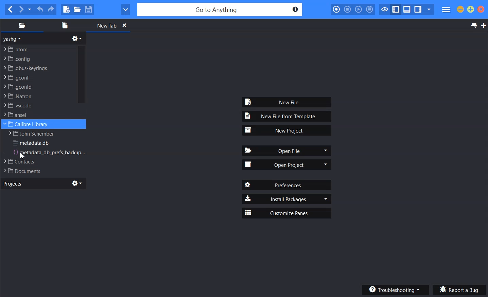  Describe the element at coordinates (38, 96) in the screenshot. I see `File` at that location.